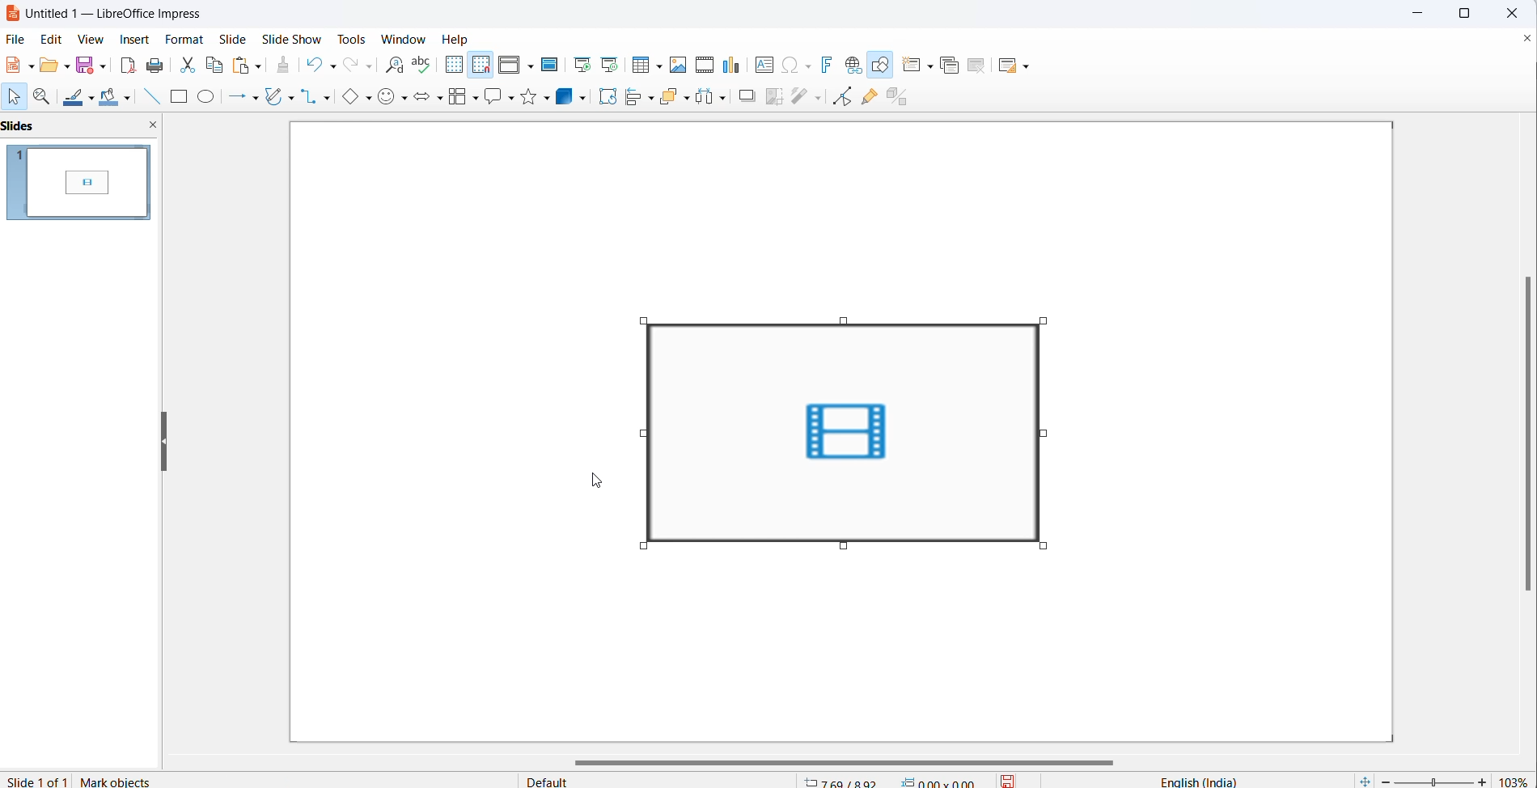  Describe the element at coordinates (45, 99) in the screenshot. I see `zoom and pan` at that location.